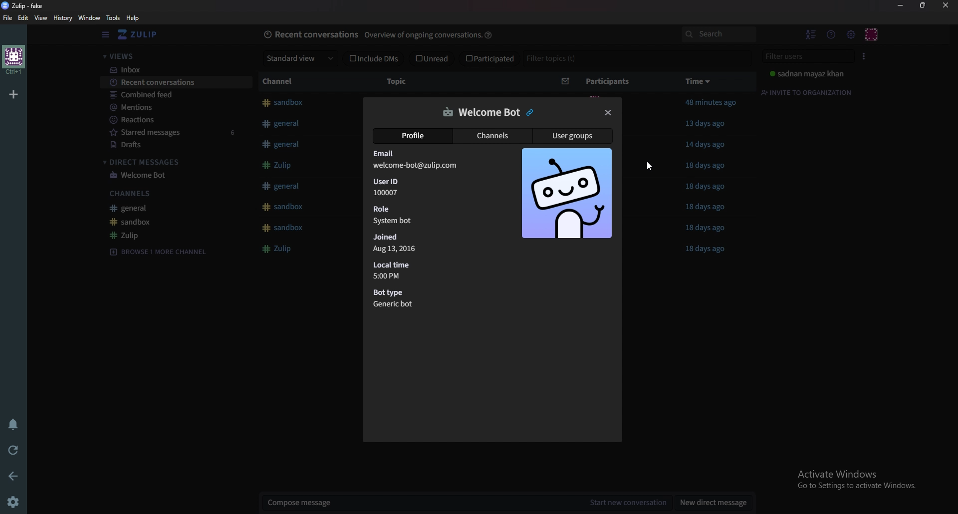 The width and height of the screenshot is (958, 514). I want to click on role system bot, so click(397, 216).